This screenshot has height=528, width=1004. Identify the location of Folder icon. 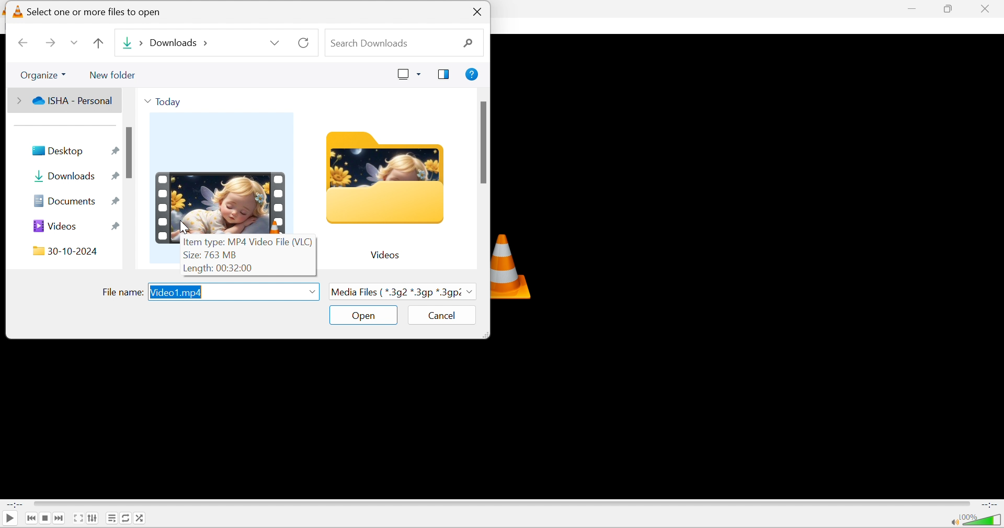
(388, 178).